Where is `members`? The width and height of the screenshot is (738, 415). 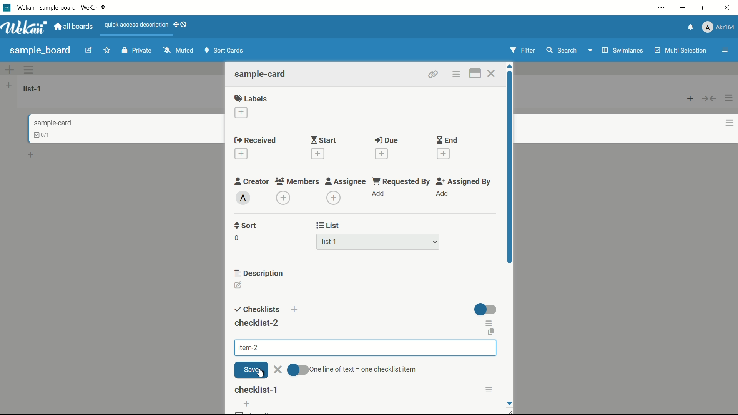
members is located at coordinates (296, 182).